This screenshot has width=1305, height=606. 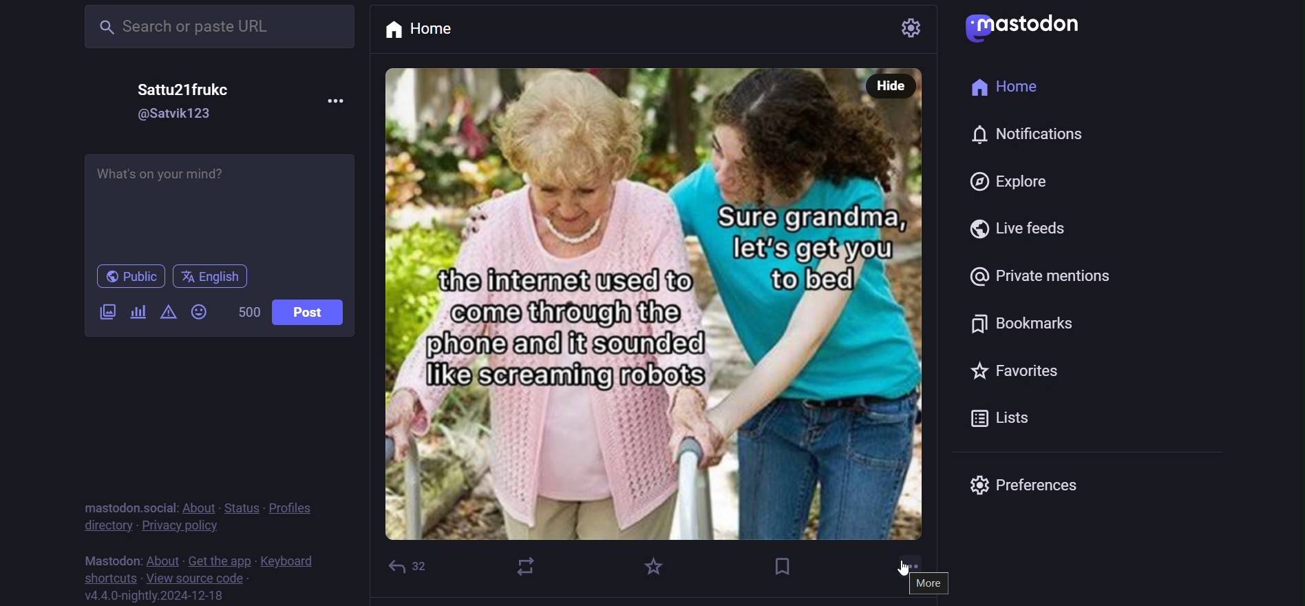 What do you see at coordinates (138, 313) in the screenshot?
I see `poll` at bounding box center [138, 313].